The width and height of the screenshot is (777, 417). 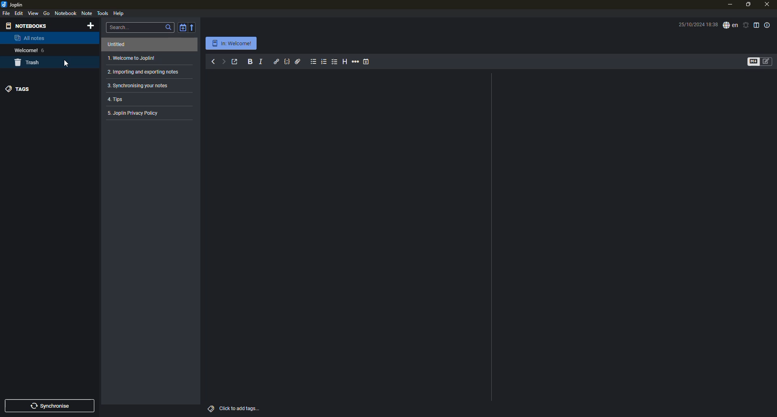 I want to click on tools, so click(x=103, y=13).